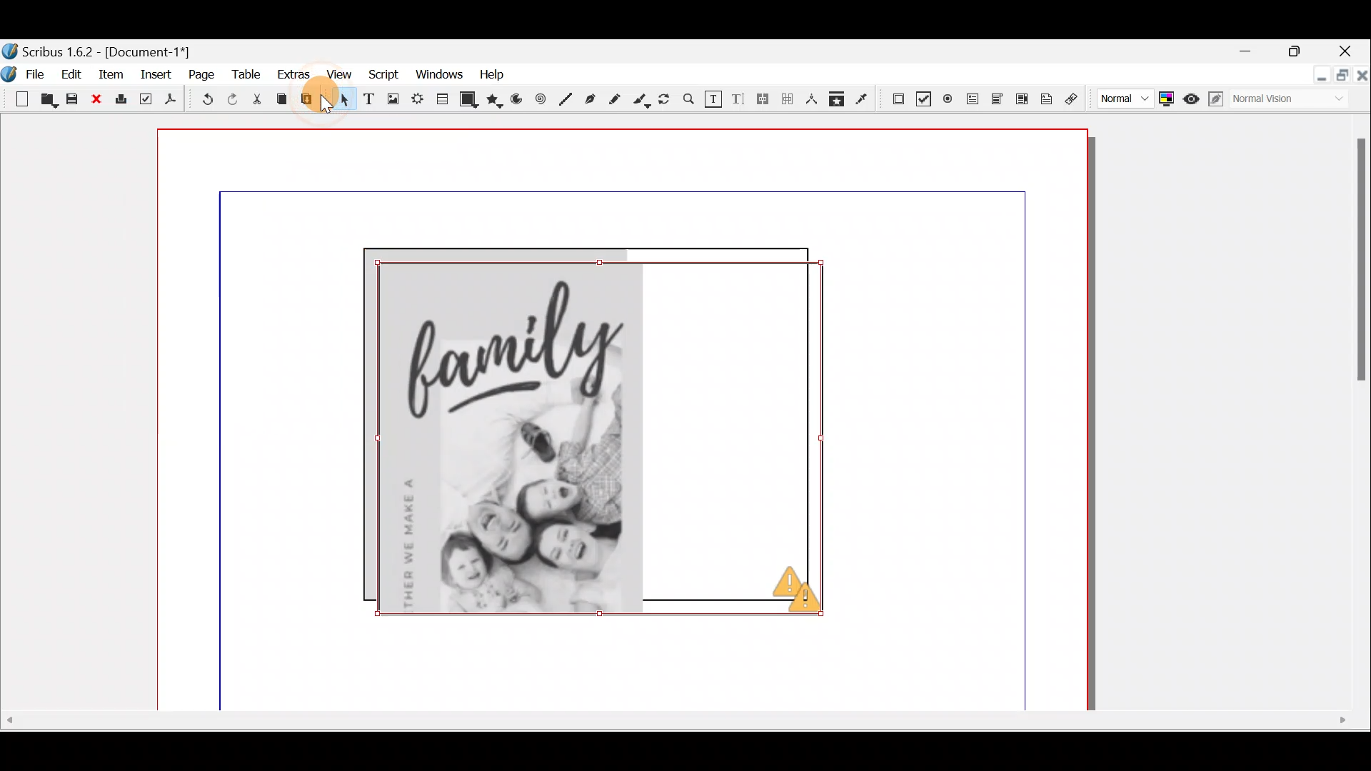 The width and height of the screenshot is (1371, 771). What do you see at coordinates (521, 101) in the screenshot?
I see `Arc` at bounding box center [521, 101].